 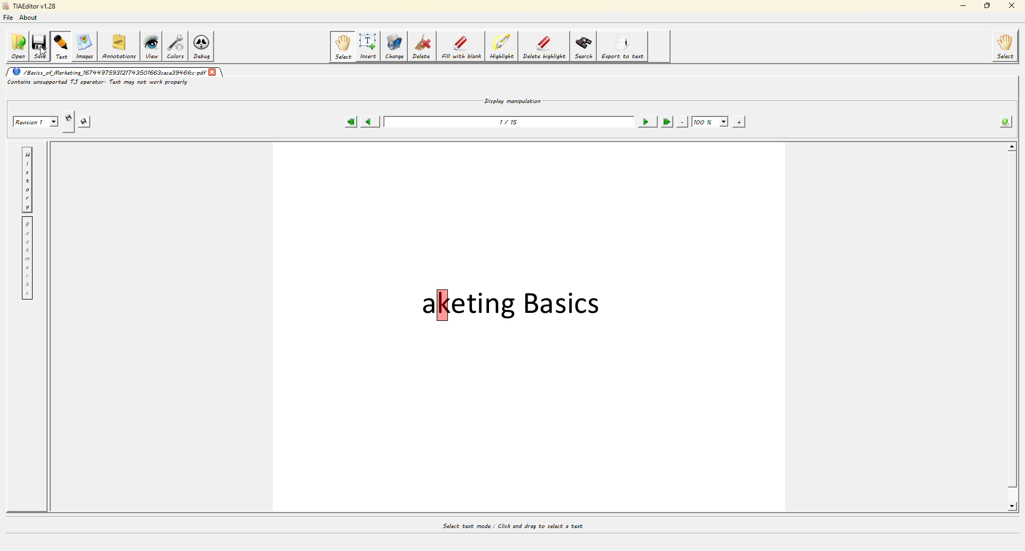 What do you see at coordinates (213, 70) in the screenshot?
I see `close` at bounding box center [213, 70].